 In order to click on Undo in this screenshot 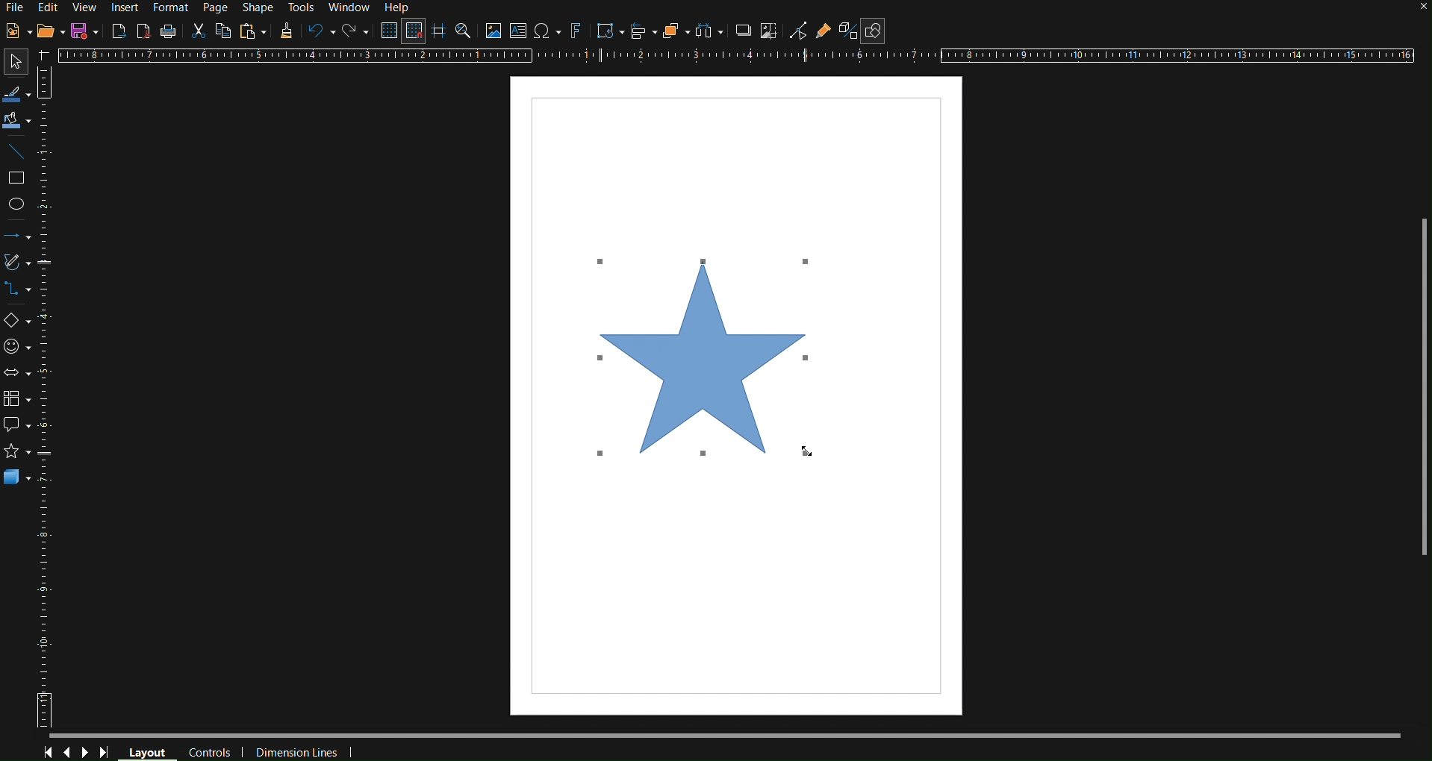, I will do `click(319, 32)`.